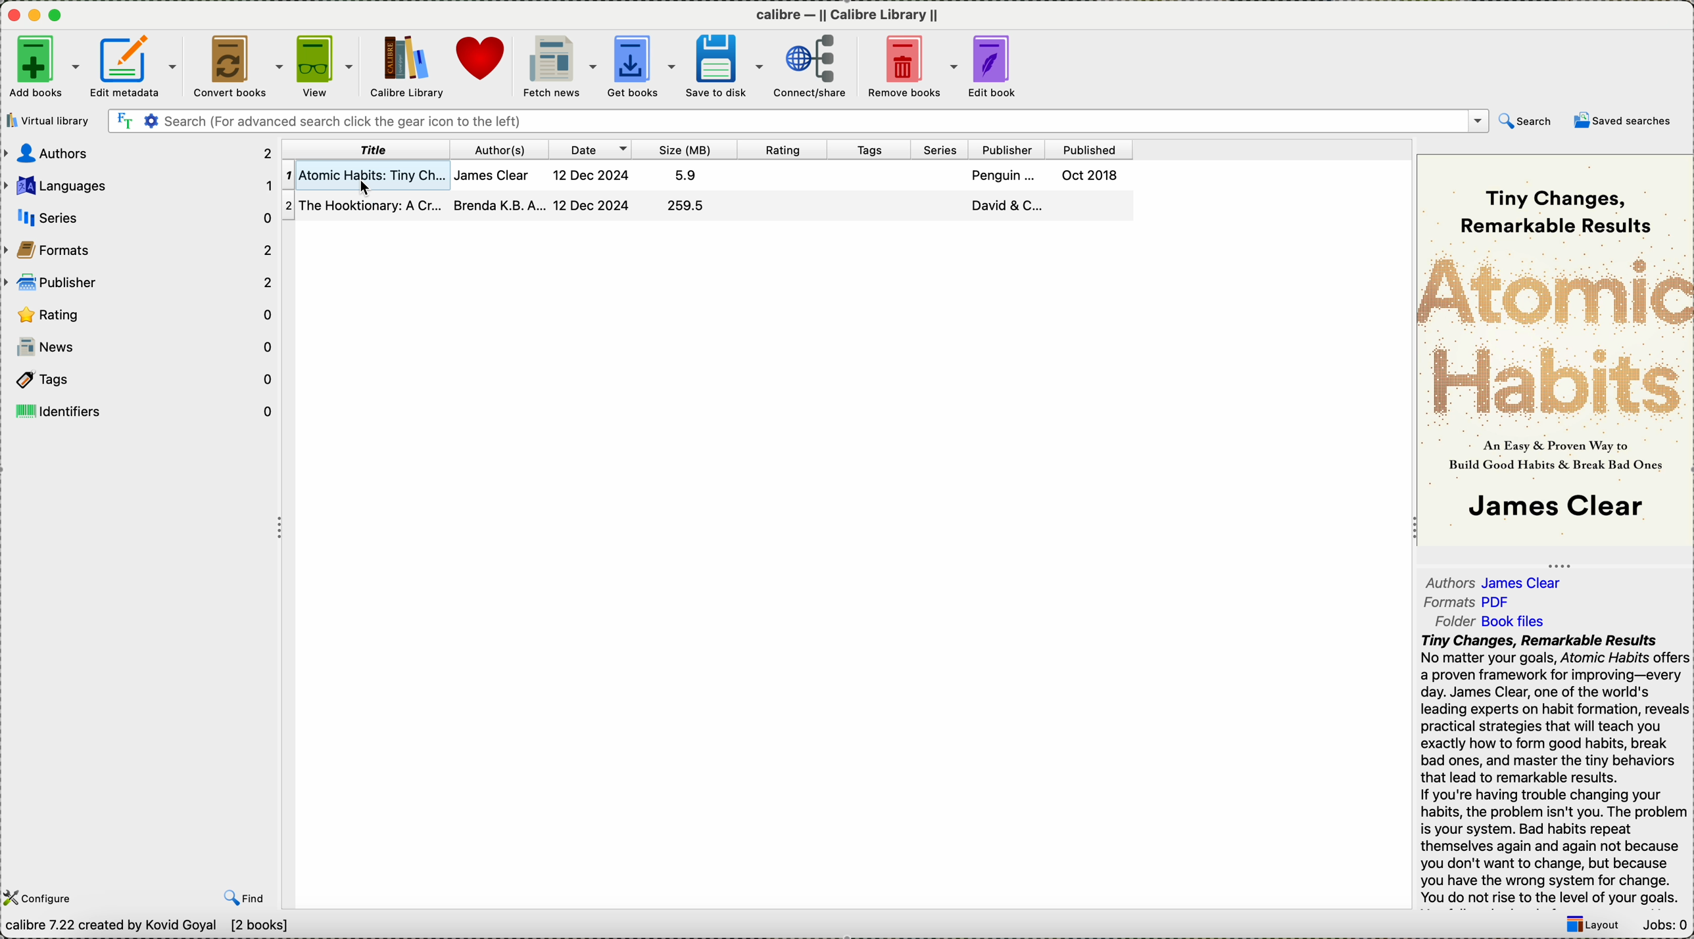 The height and width of the screenshot is (939, 1694). What do you see at coordinates (782, 150) in the screenshot?
I see `rating` at bounding box center [782, 150].